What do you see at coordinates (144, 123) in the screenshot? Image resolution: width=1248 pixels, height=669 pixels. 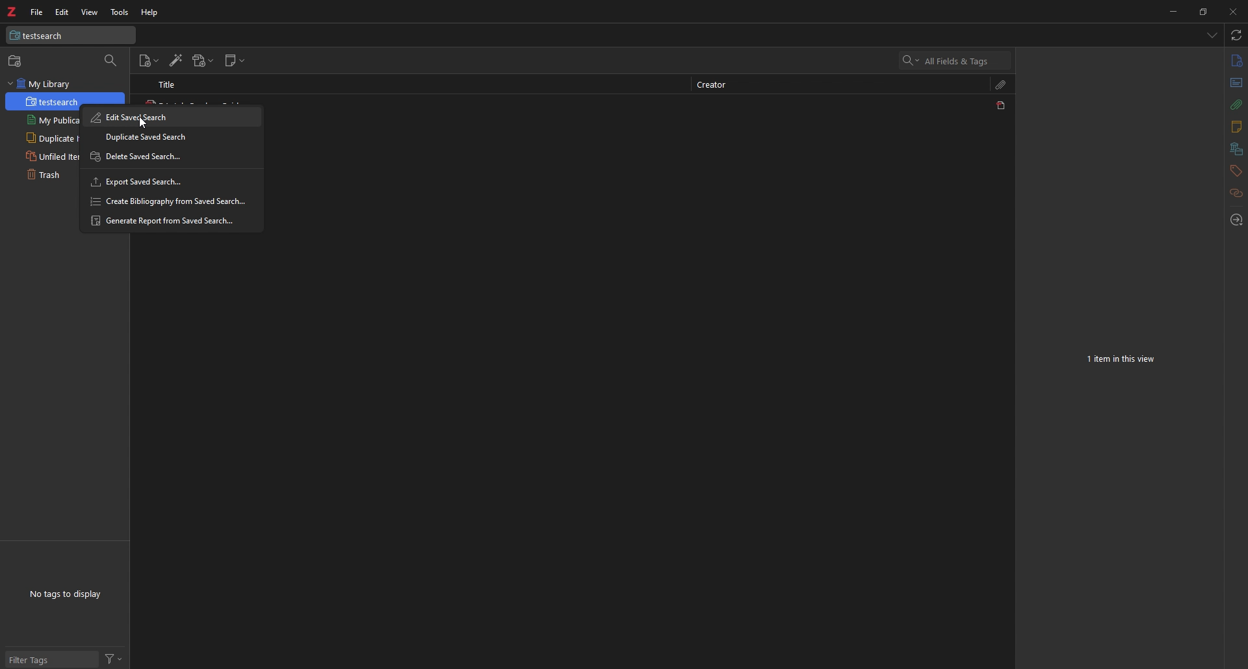 I see `Cursor` at bounding box center [144, 123].